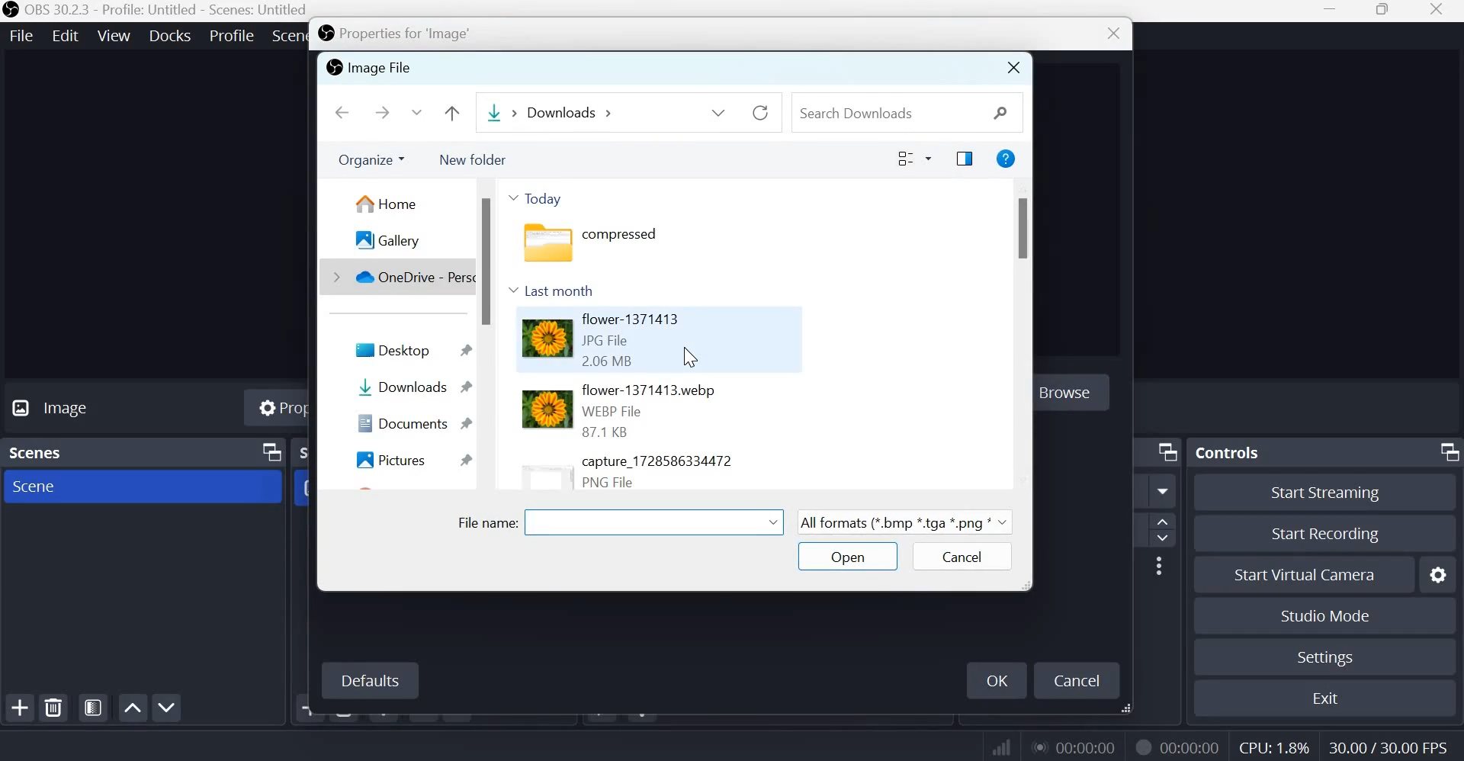  I want to click on 30.00/30.00 FPS, so click(1393, 745).